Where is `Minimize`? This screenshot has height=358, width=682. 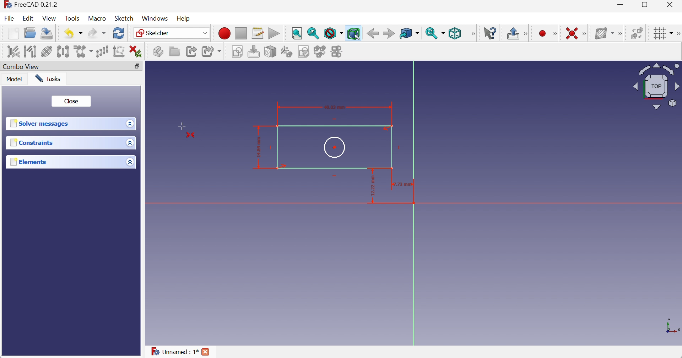 Minimize is located at coordinates (622, 5).